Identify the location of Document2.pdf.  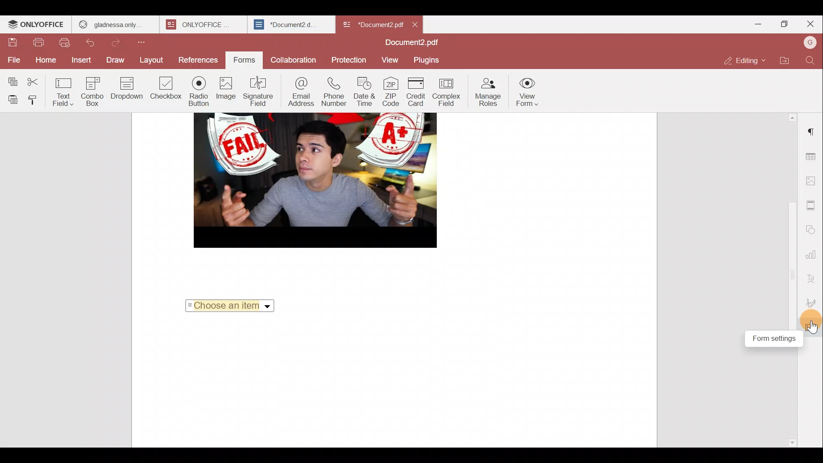
(411, 42).